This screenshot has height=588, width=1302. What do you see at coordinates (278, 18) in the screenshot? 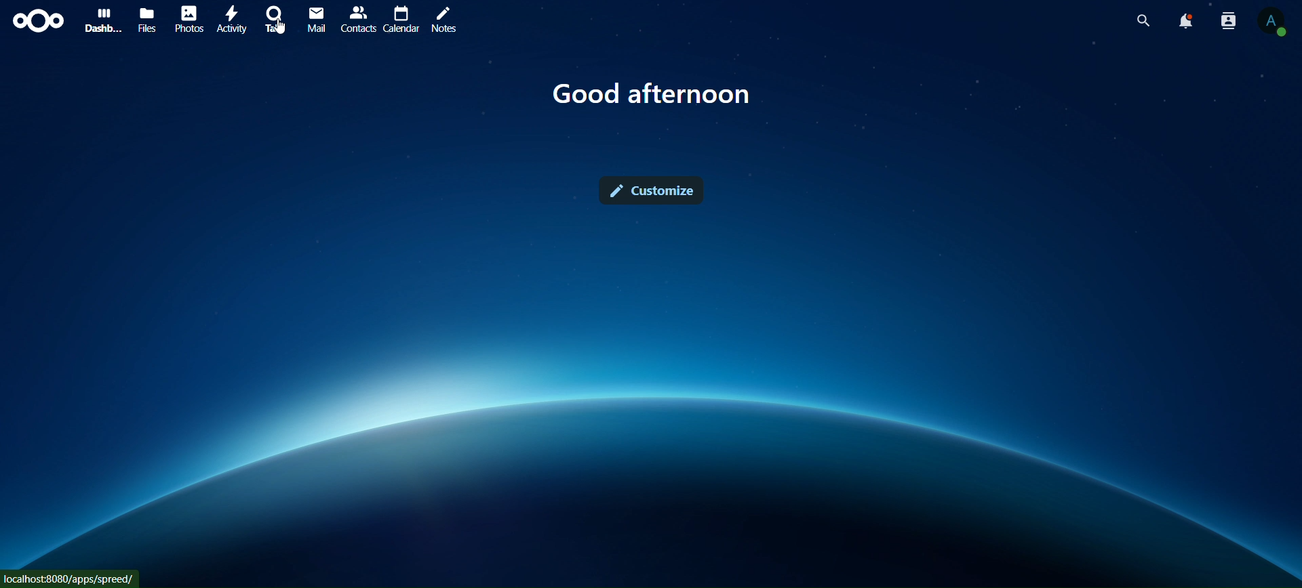
I see `talk` at bounding box center [278, 18].